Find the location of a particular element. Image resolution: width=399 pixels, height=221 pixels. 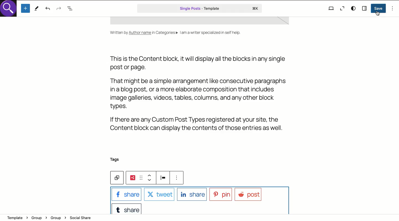

Social share is located at coordinates (133, 178).